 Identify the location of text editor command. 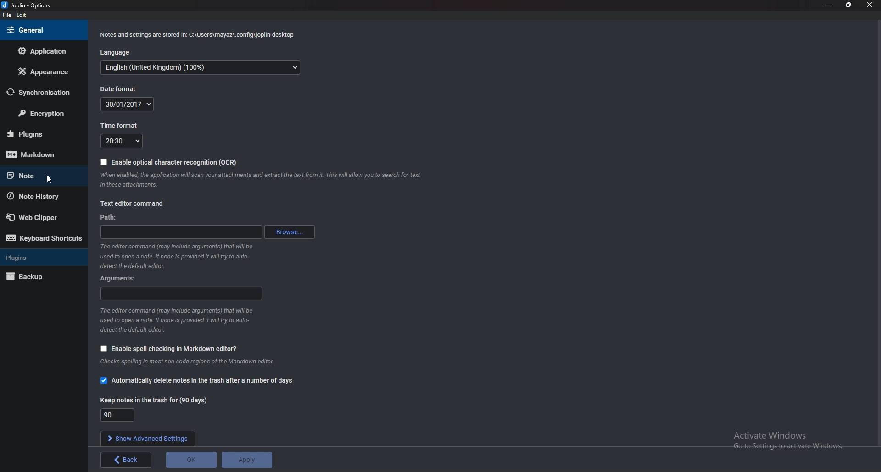
(132, 203).